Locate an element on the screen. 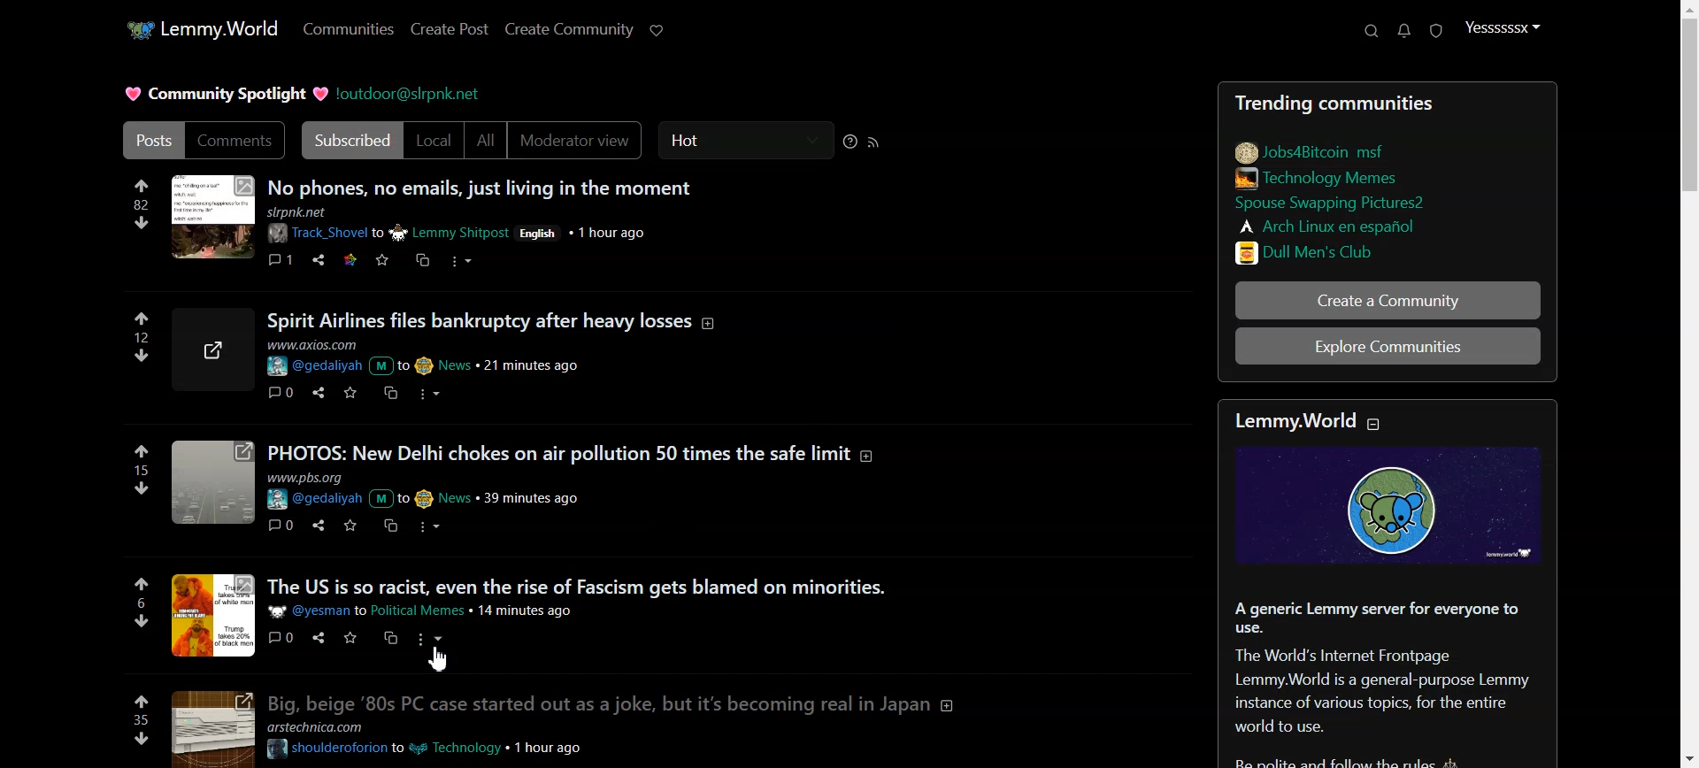 This screenshot has height=768, width=1699. image is located at coordinates (1395, 507).